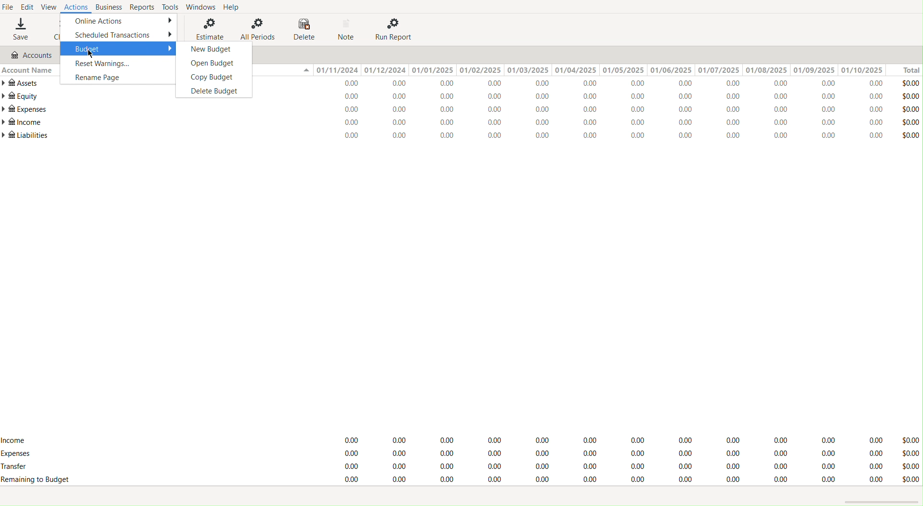 The height and width of the screenshot is (506, 923). Describe the element at coordinates (348, 29) in the screenshot. I see `Note` at that location.